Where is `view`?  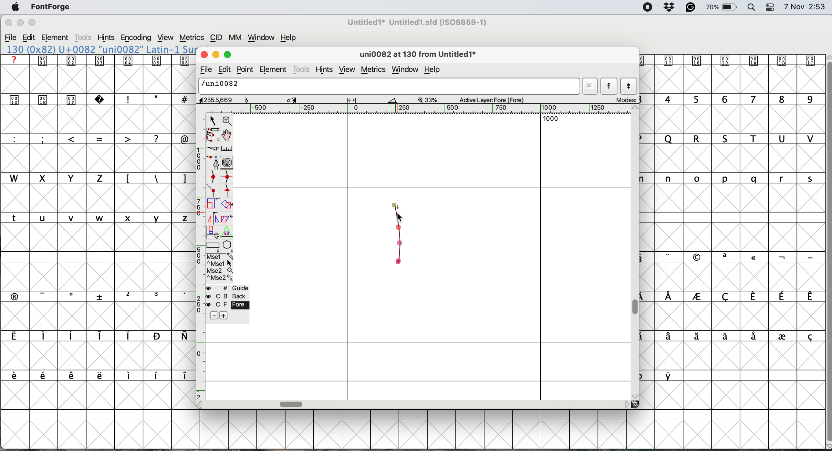
view is located at coordinates (347, 70).